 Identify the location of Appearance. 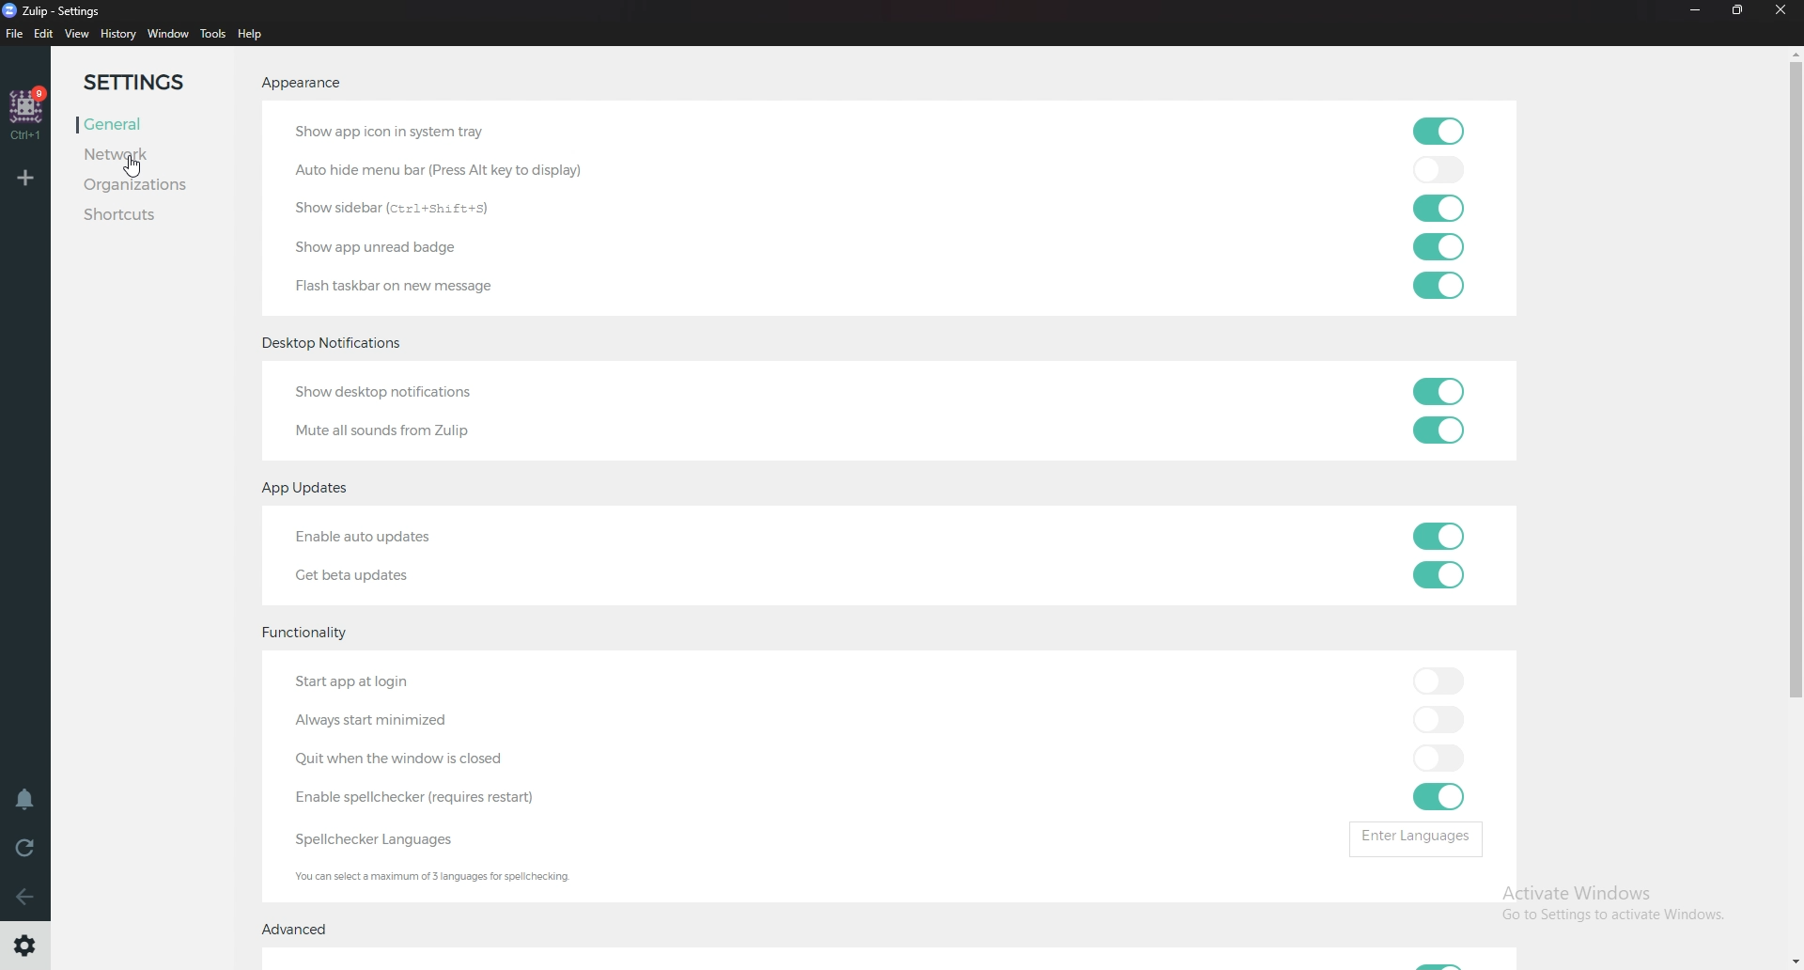
(303, 85).